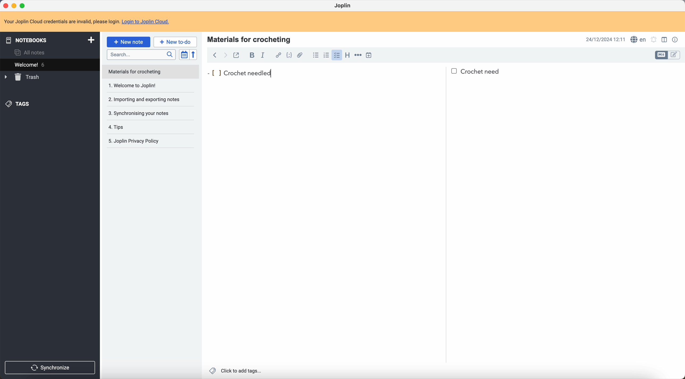 The height and width of the screenshot is (379, 685). I want to click on bulleted list, so click(315, 55).